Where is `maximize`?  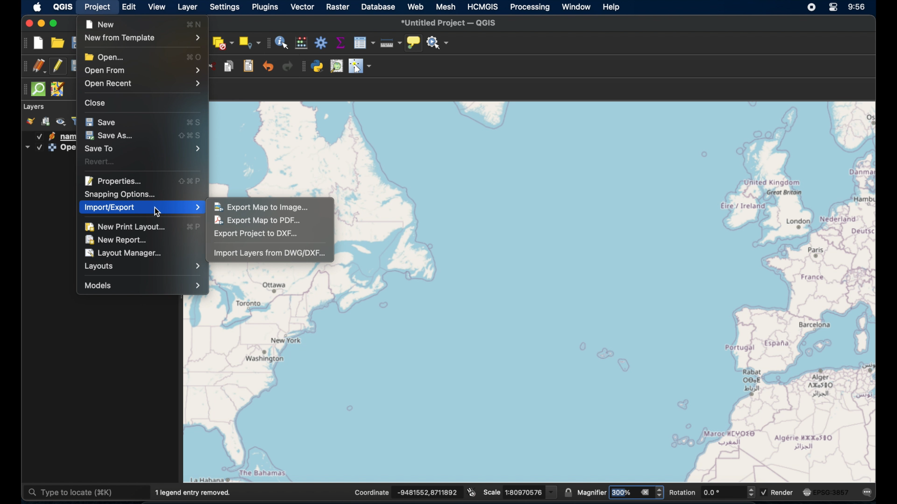
maximize is located at coordinates (56, 24).